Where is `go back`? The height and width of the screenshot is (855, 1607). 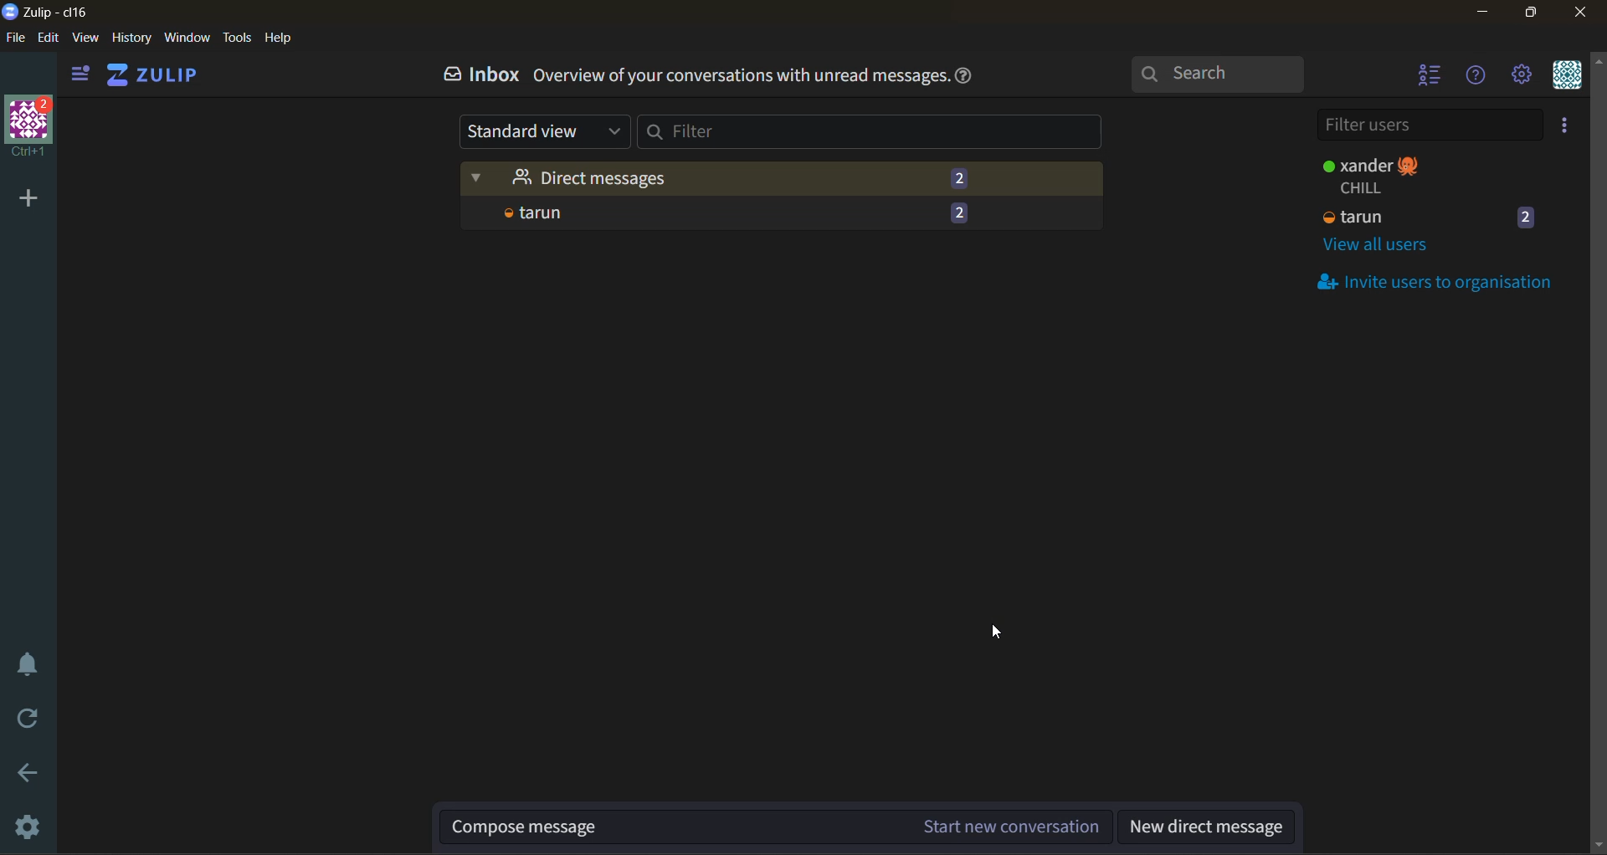
go back is located at coordinates (28, 776).